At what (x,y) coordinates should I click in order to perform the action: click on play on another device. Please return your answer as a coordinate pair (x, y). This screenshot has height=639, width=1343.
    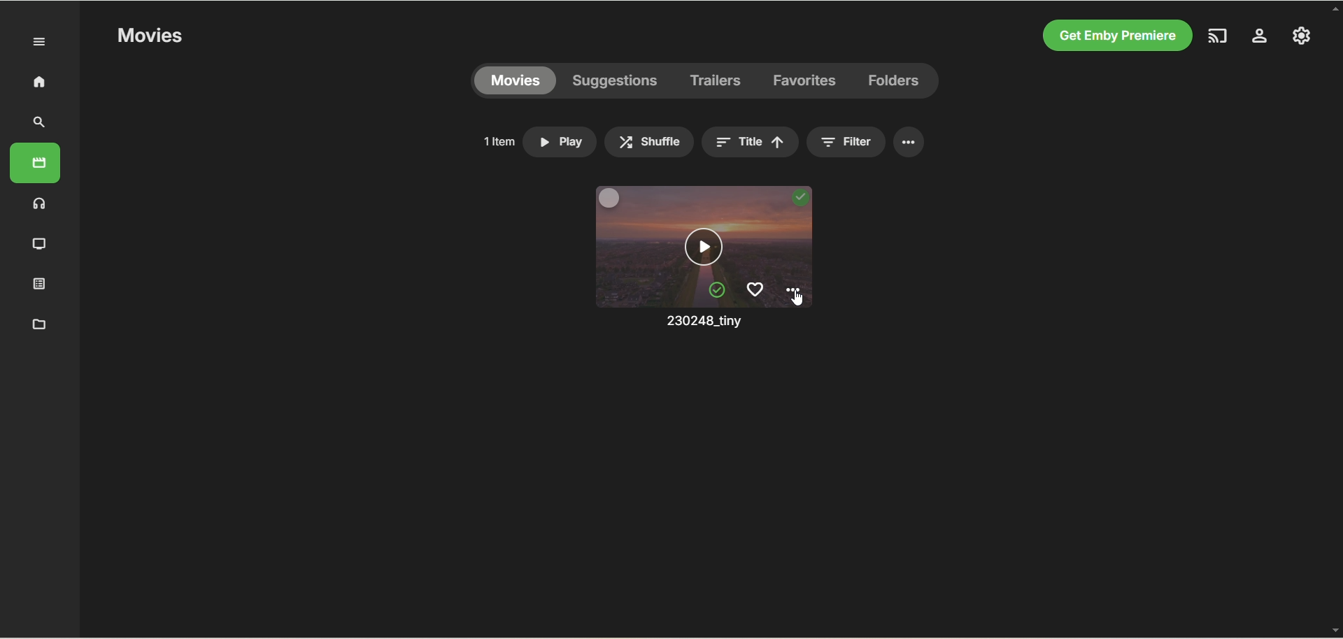
    Looking at the image, I should click on (1219, 36).